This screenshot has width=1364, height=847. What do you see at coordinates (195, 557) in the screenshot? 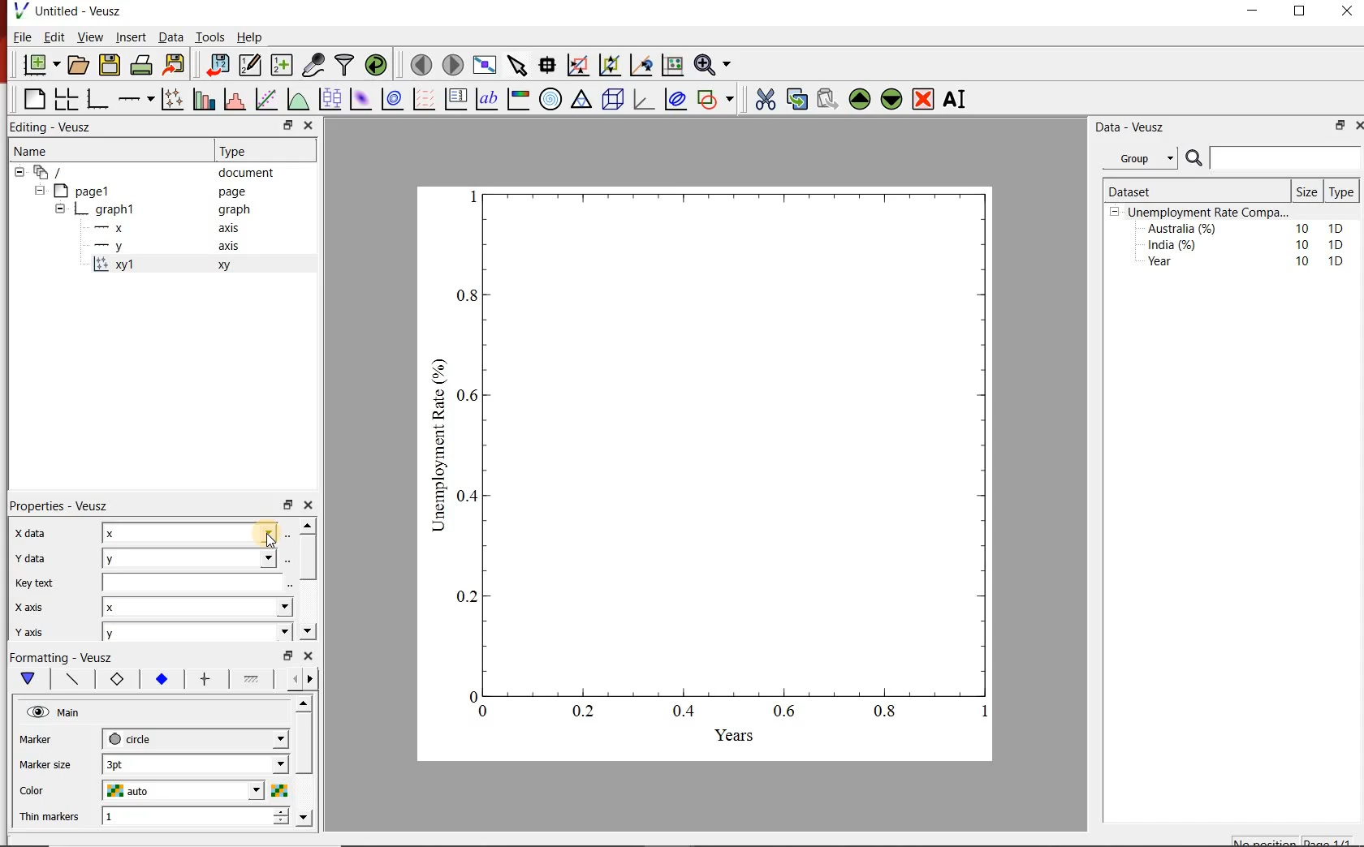
I see `y` at bounding box center [195, 557].